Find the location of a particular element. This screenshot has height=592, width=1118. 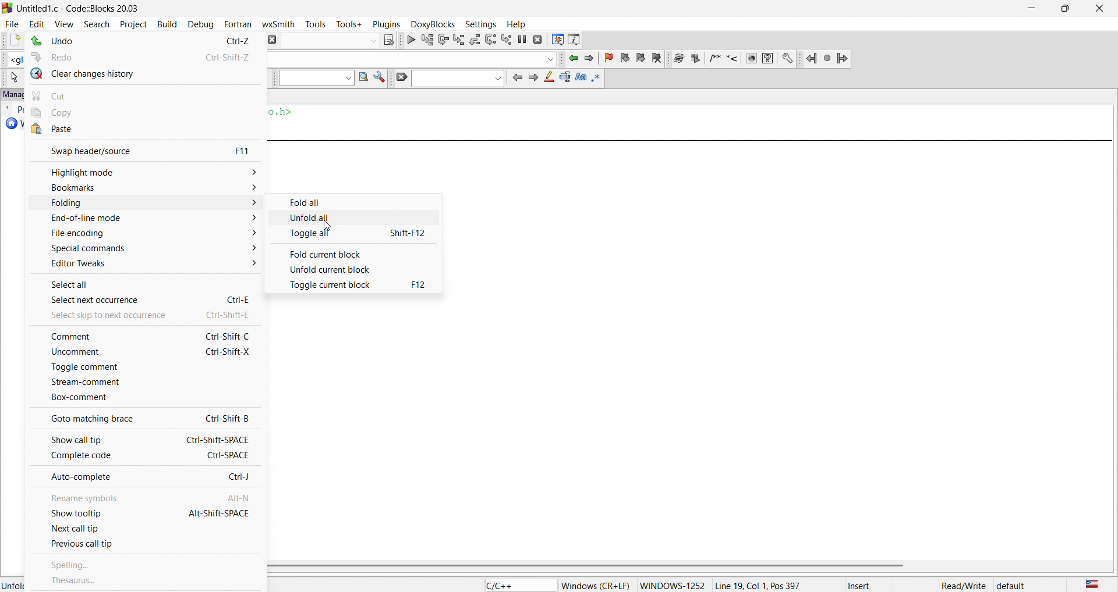

step into is located at coordinates (459, 40).